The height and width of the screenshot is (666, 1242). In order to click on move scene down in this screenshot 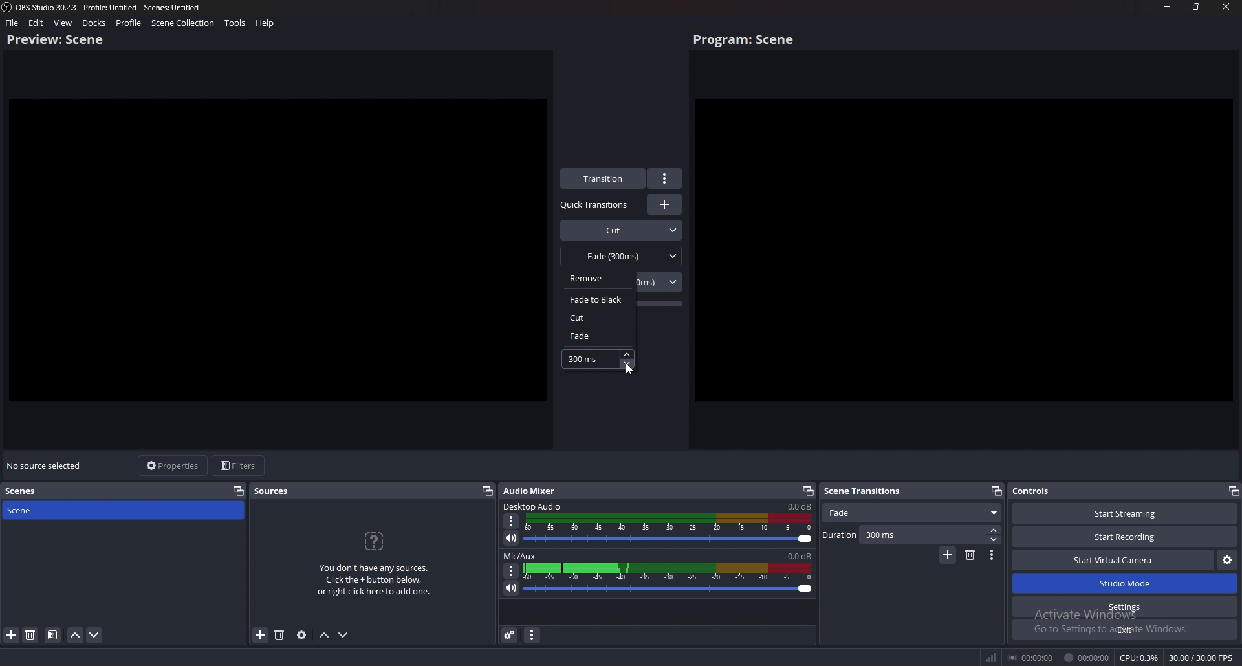, I will do `click(95, 637)`.